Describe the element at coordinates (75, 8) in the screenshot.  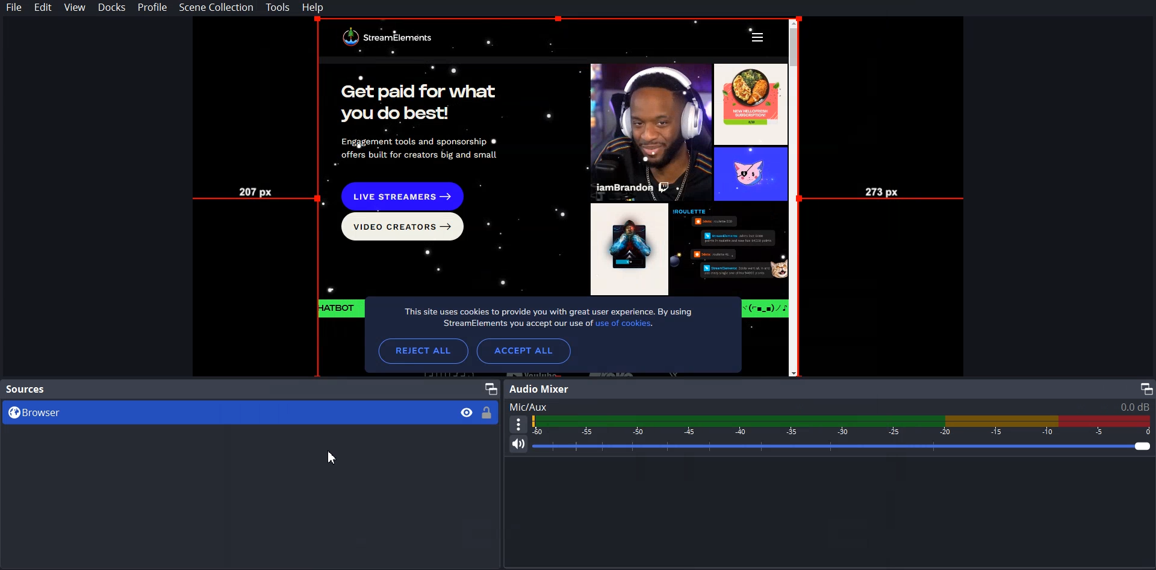
I see `View` at that location.